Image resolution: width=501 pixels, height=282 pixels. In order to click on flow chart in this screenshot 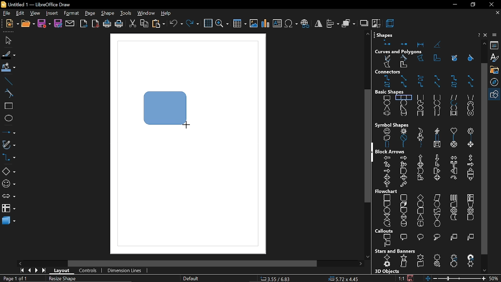, I will do `click(387, 192)`.